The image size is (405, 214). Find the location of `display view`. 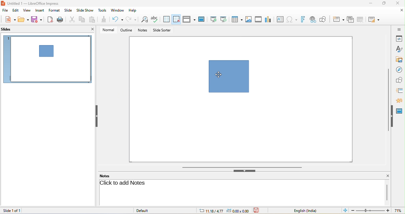

display view is located at coordinates (189, 19).